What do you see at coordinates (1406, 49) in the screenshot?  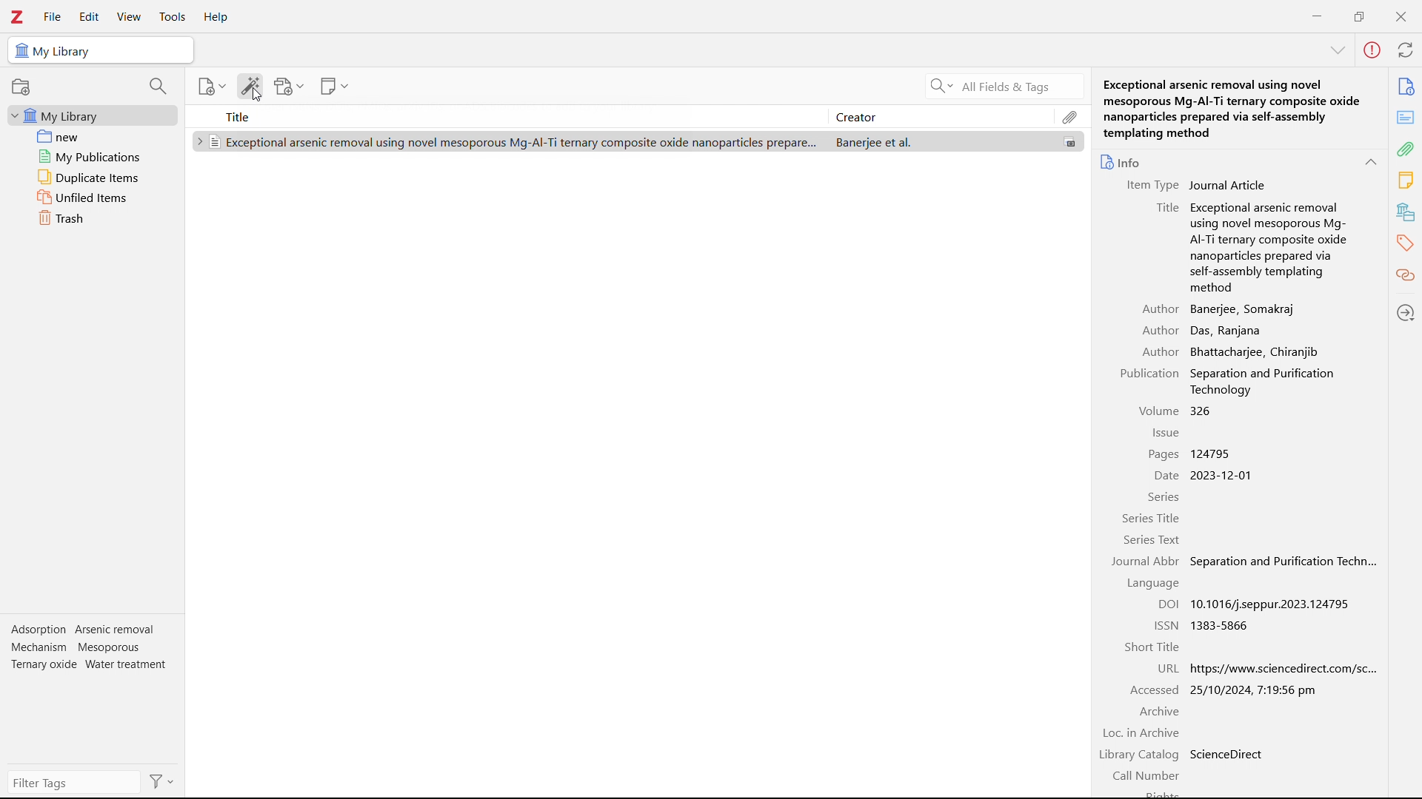 I see `sync with zotero.org` at bounding box center [1406, 49].